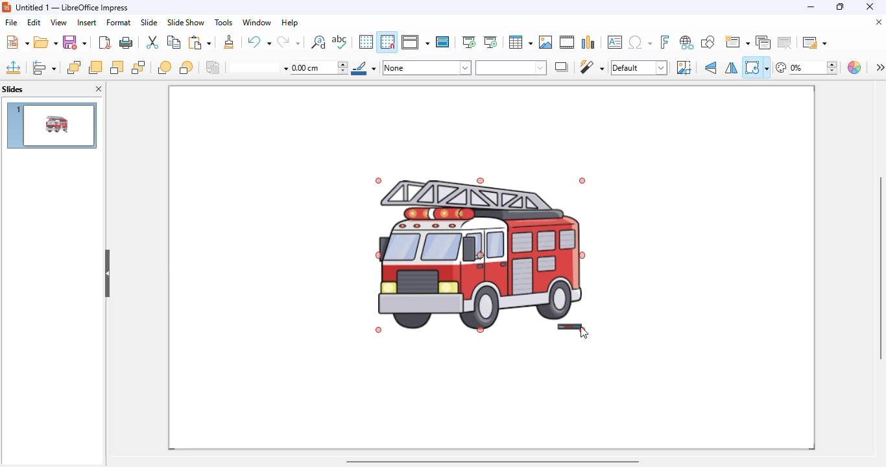 This screenshot has height=467, width=886. What do you see at coordinates (684, 67) in the screenshot?
I see `crop image` at bounding box center [684, 67].